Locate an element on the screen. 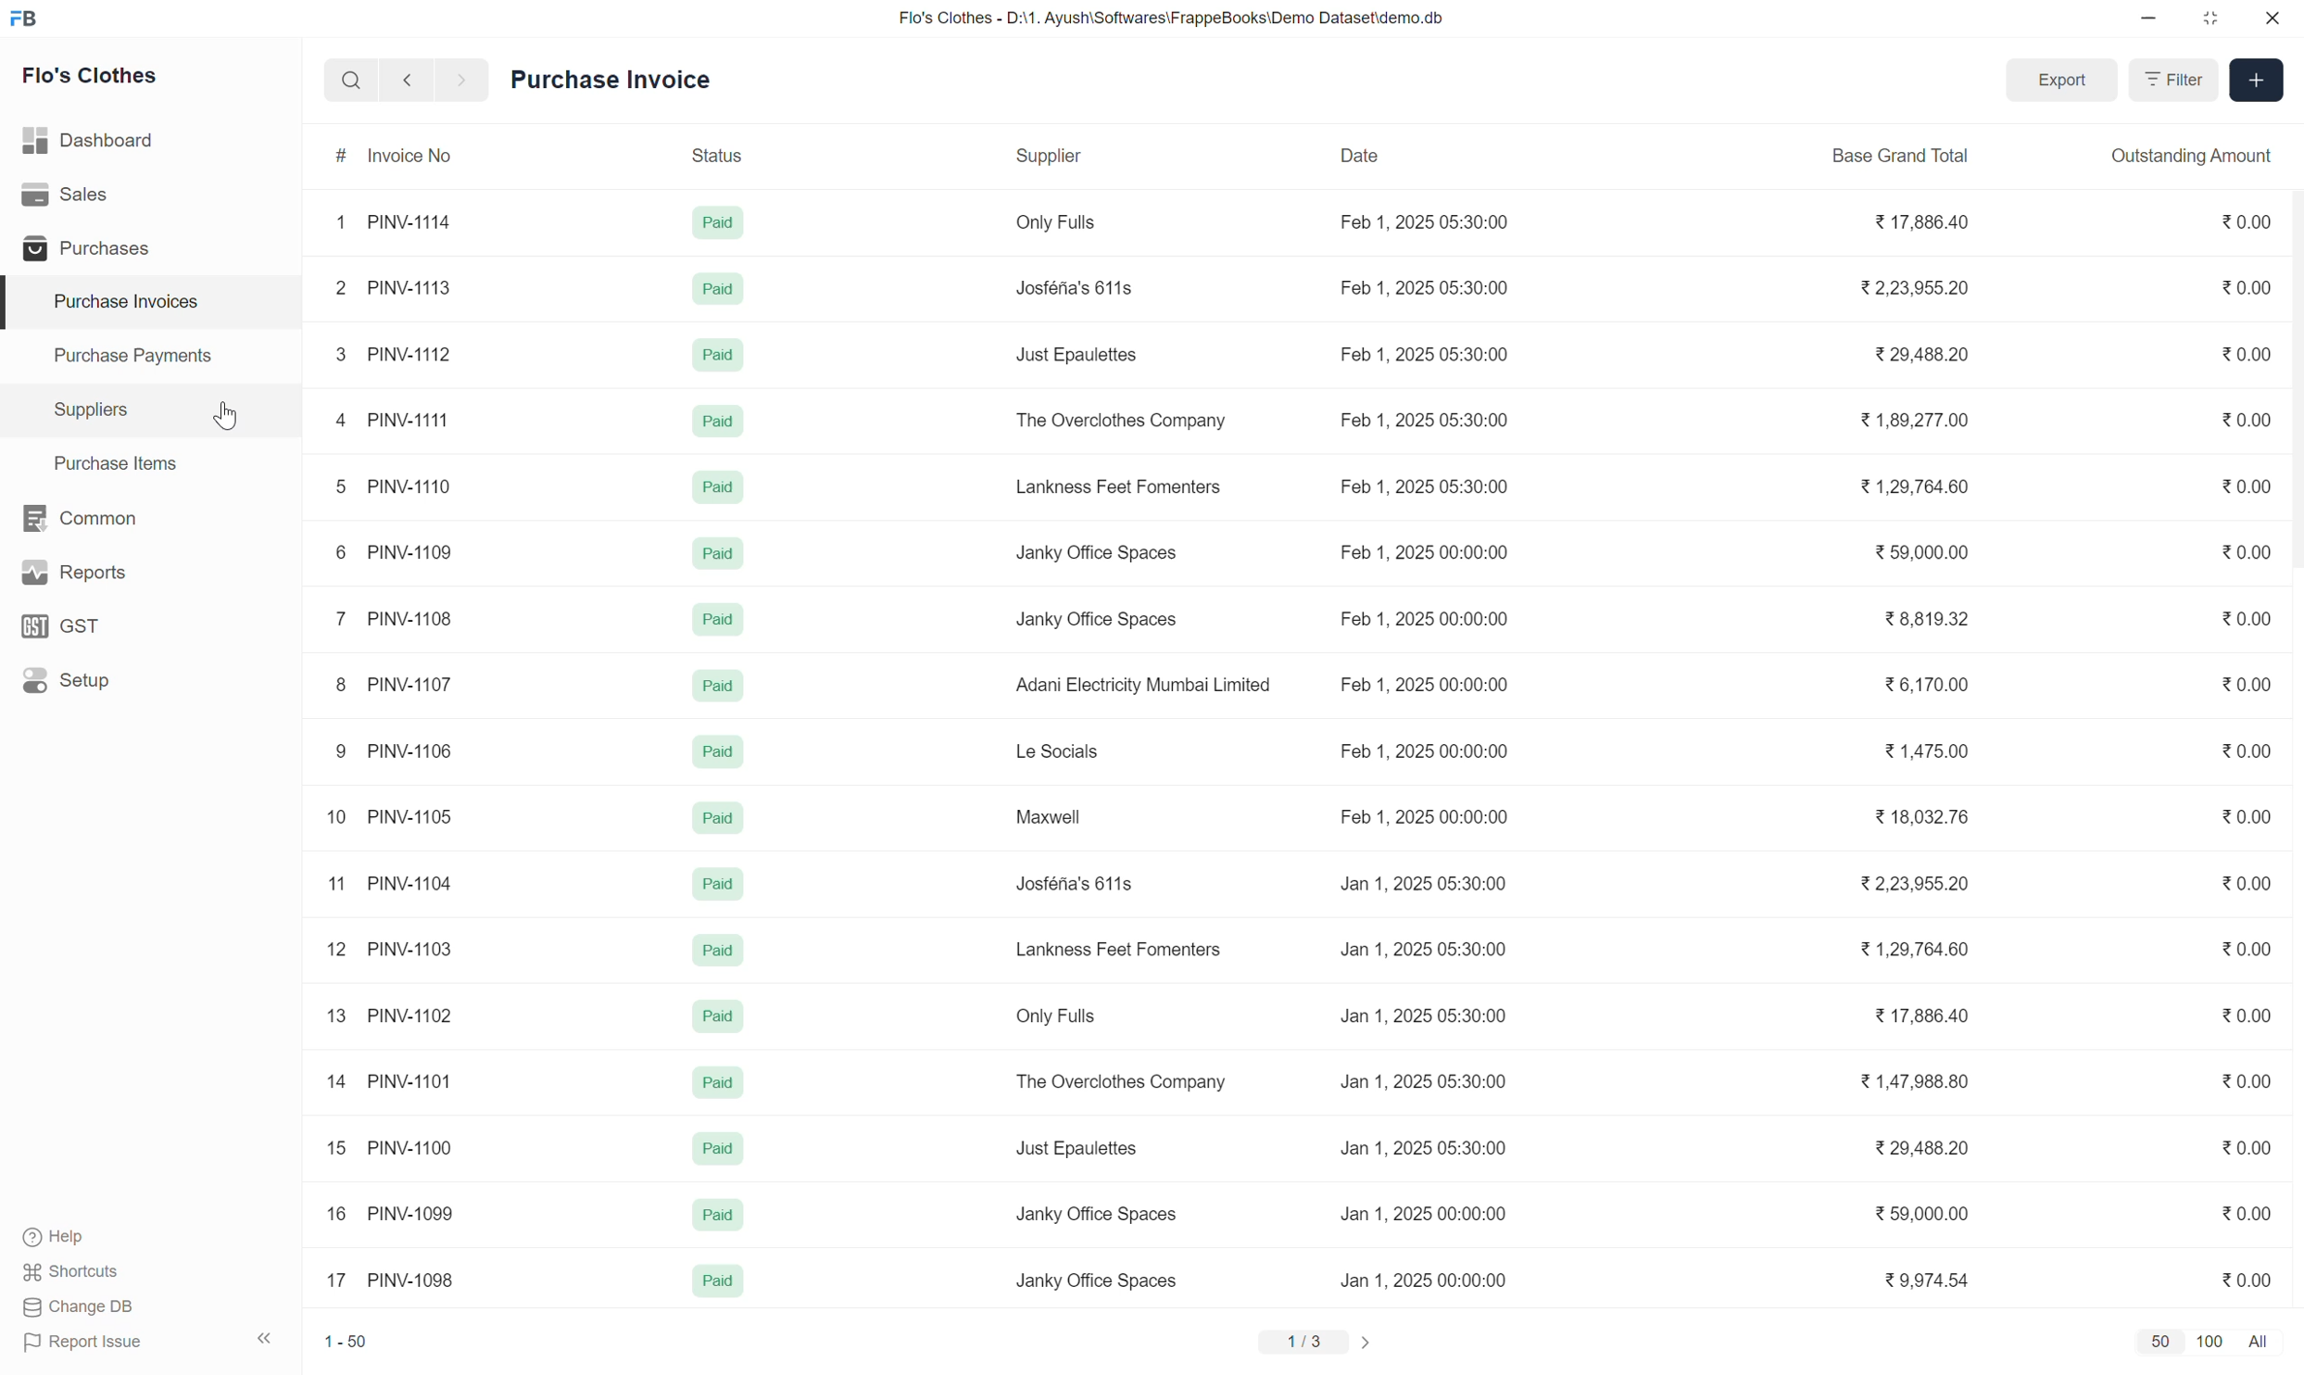  PINV-1104 is located at coordinates (408, 882).